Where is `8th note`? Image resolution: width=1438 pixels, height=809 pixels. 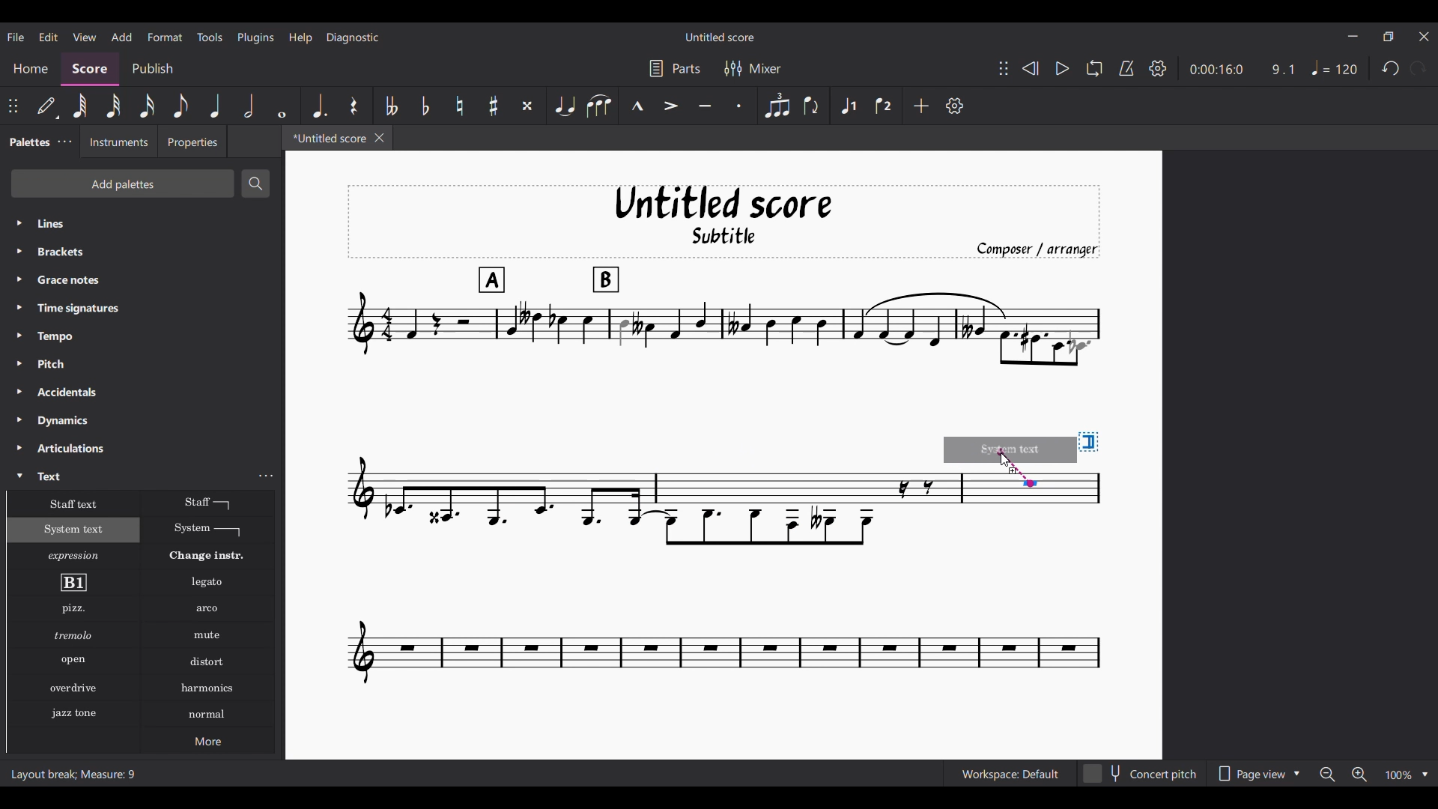
8th note is located at coordinates (180, 106).